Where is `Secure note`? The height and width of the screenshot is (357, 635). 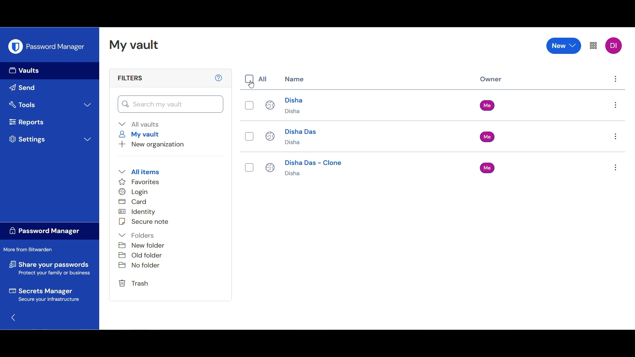
Secure note is located at coordinates (143, 221).